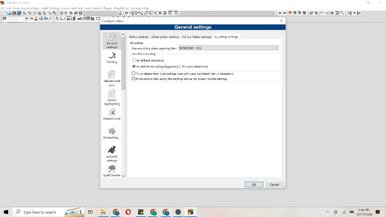 Image resolution: width=386 pixels, height=217 pixels. Describe the element at coordinates (170, 66) in the screenshot. I see `As default encoding` at that location.